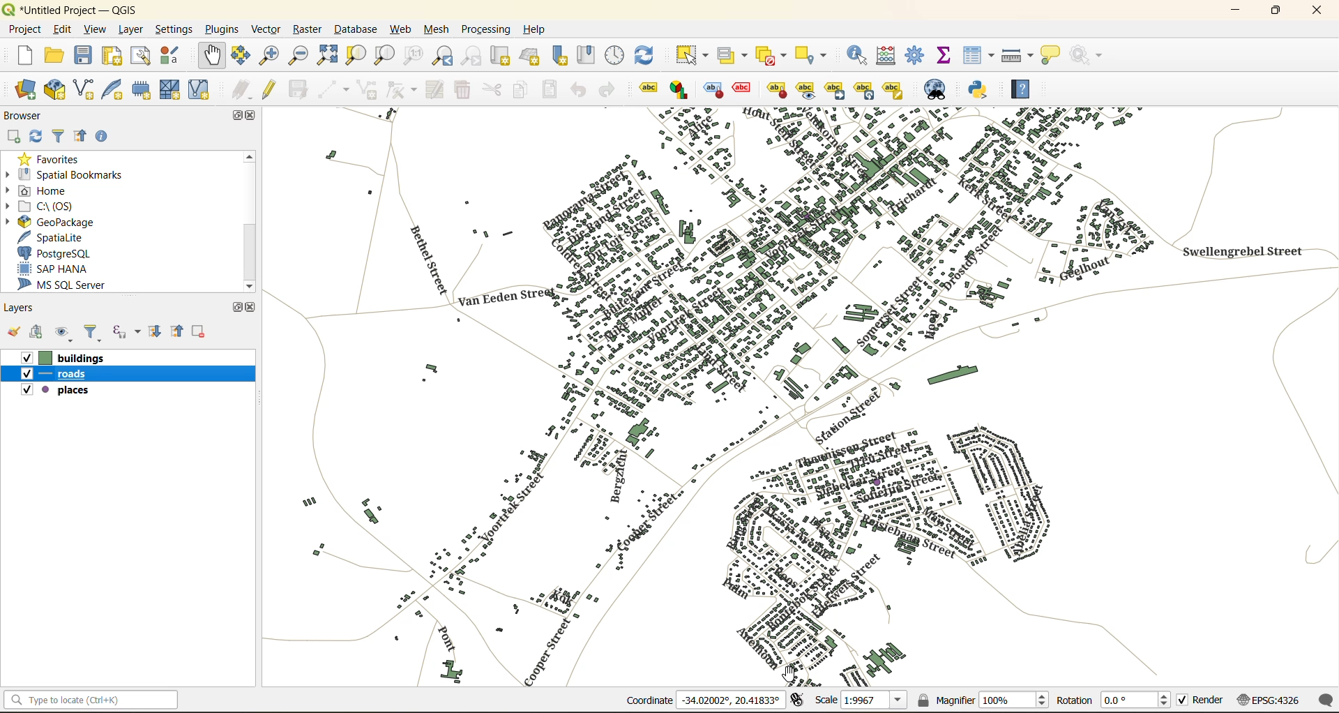  Describe the element at coordinates (563, 58) in the screenshot. I see `new spatial bookmark` at that location.